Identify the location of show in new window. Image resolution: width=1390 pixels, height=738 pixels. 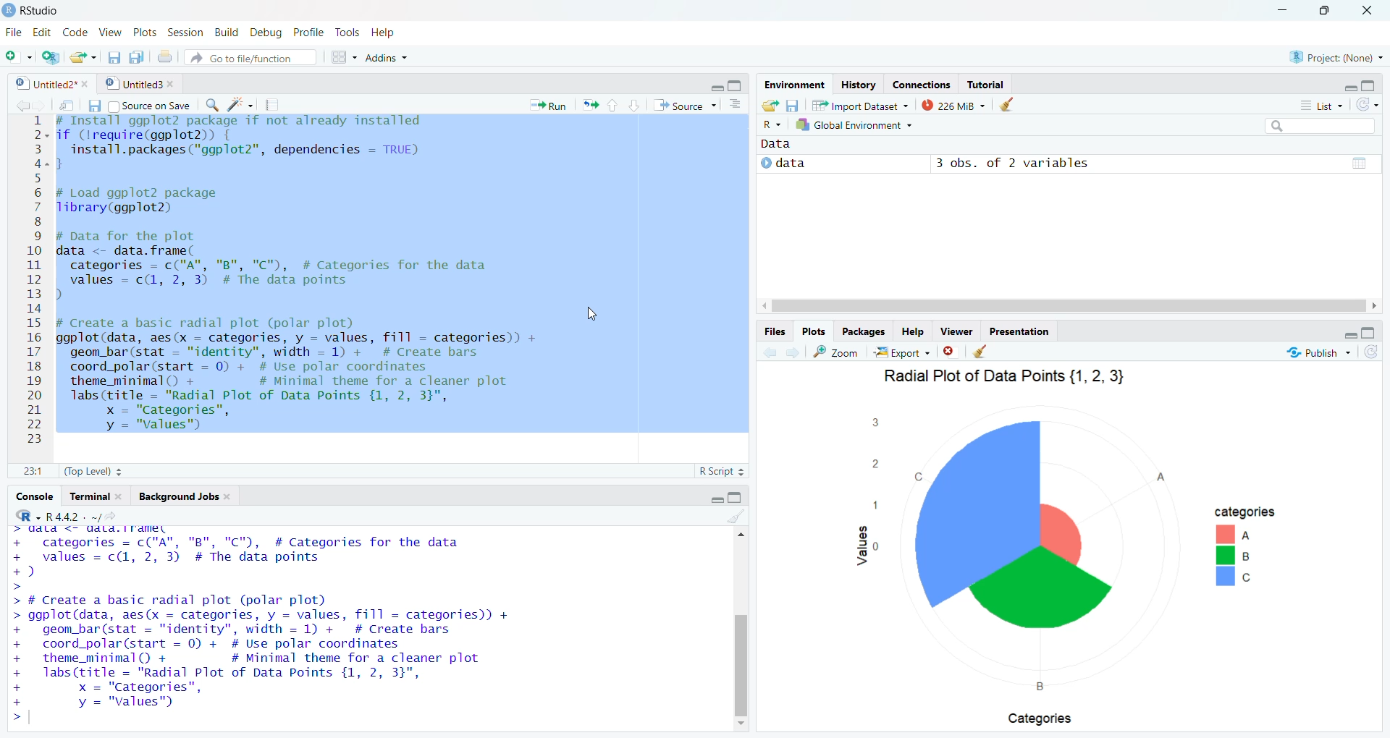
(67, 107).